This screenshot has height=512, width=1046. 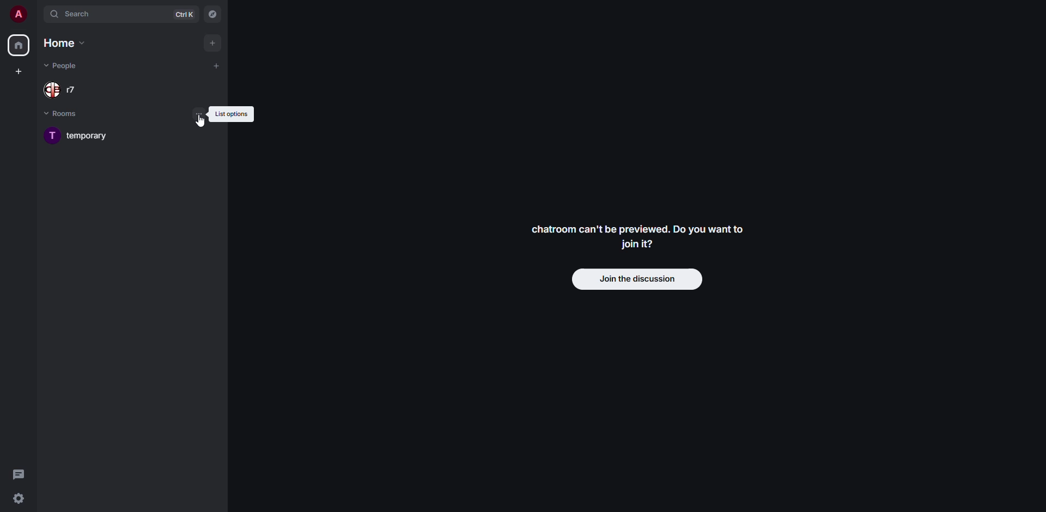 I want to click on add, so click(x=212, y=42).